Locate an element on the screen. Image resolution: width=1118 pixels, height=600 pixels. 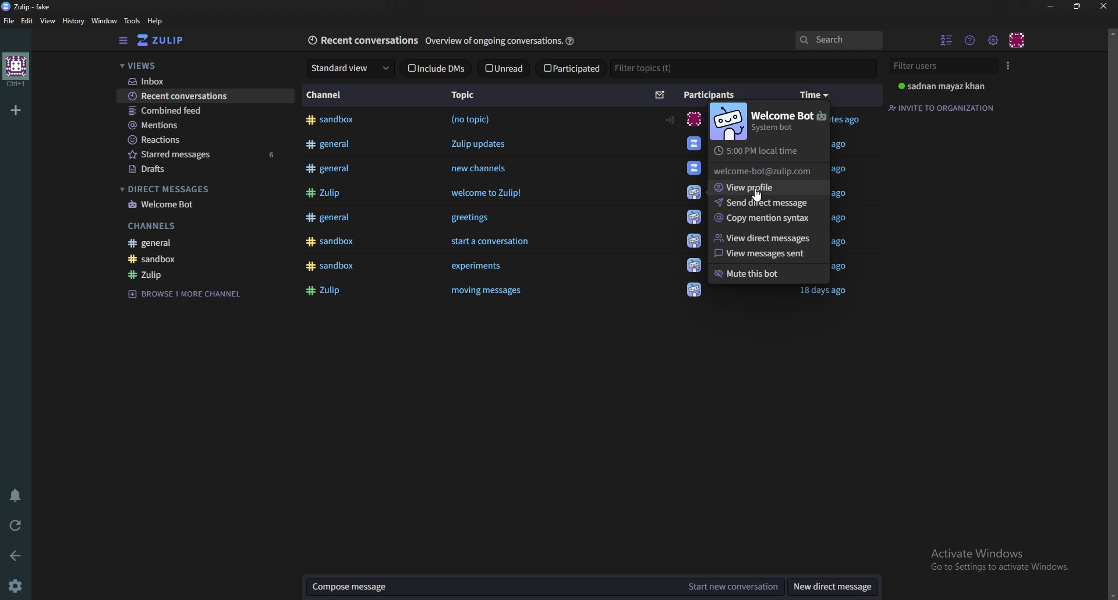
icon is located at coordinates (692, 145).